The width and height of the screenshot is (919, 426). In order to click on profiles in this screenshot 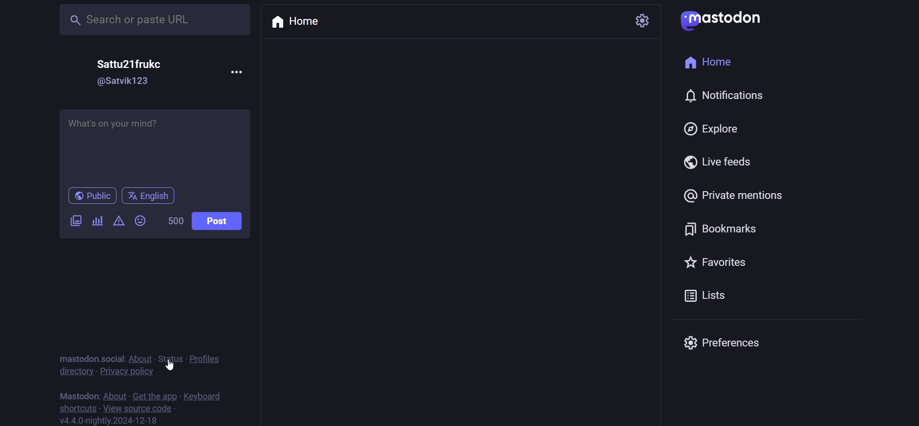, I will do `click(208, 360)`.